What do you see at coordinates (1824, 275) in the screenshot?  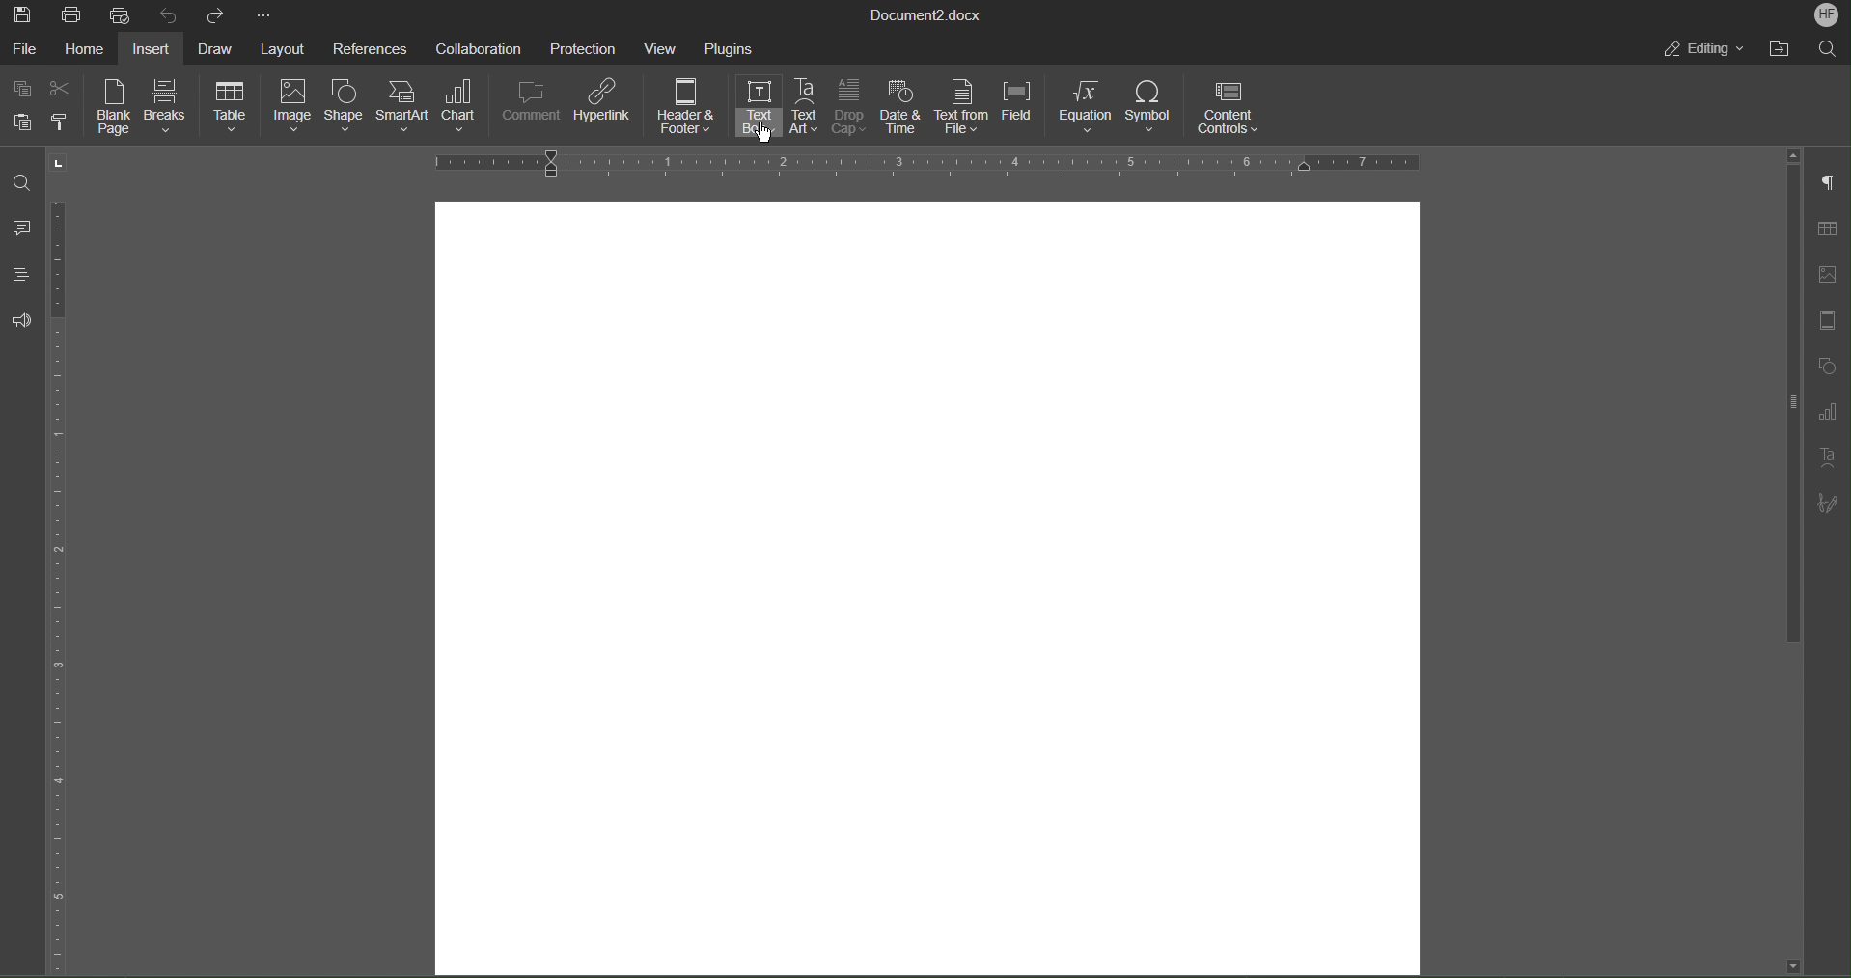 I see `Insert Image` at bounding box center [1824, 275].